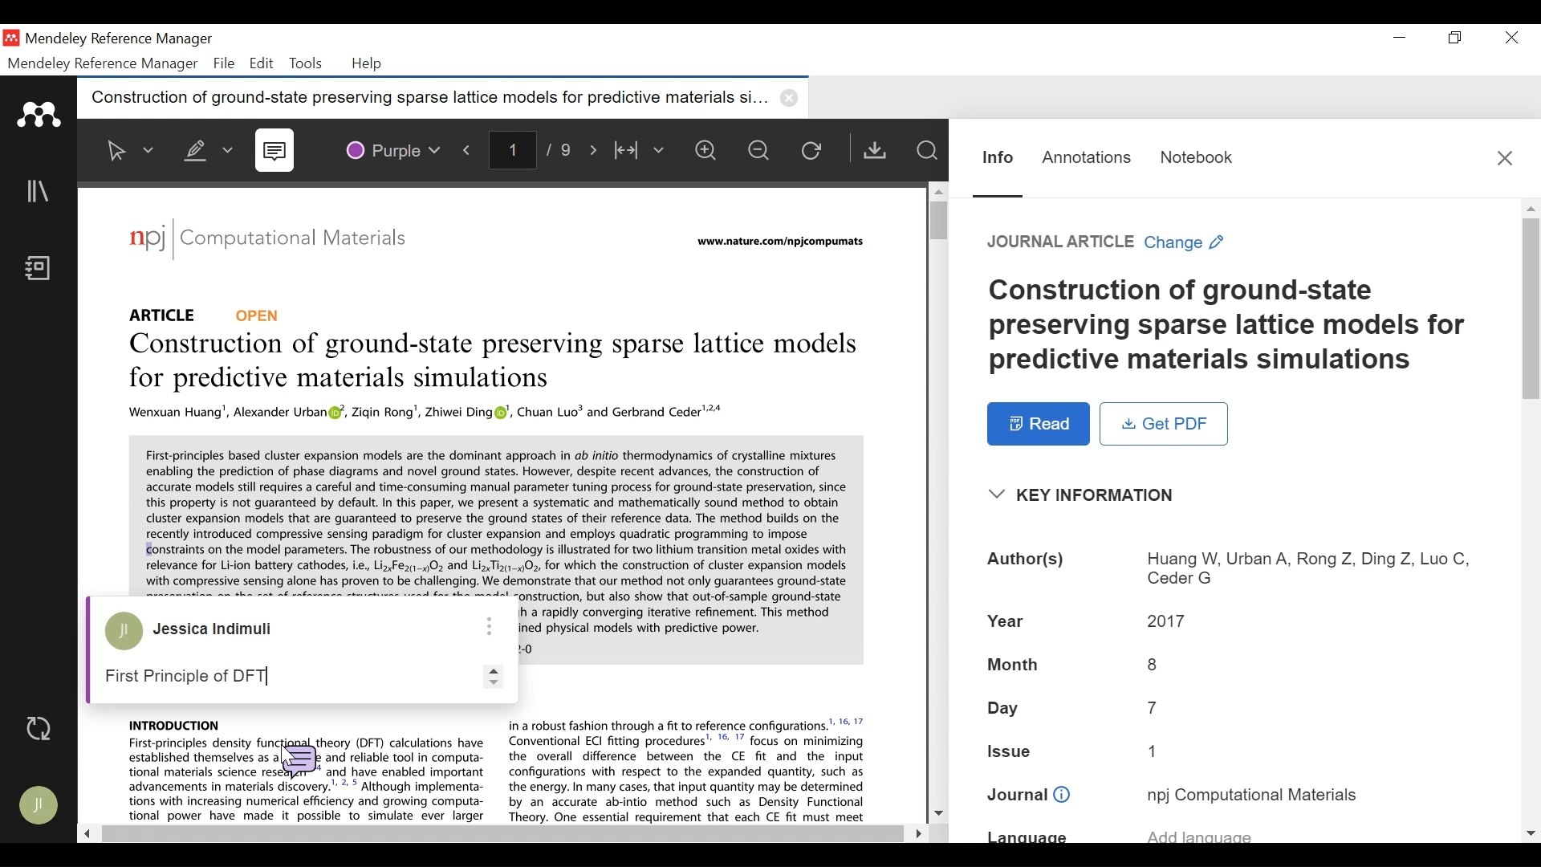  I want to click on Sync, so click(39, 730).